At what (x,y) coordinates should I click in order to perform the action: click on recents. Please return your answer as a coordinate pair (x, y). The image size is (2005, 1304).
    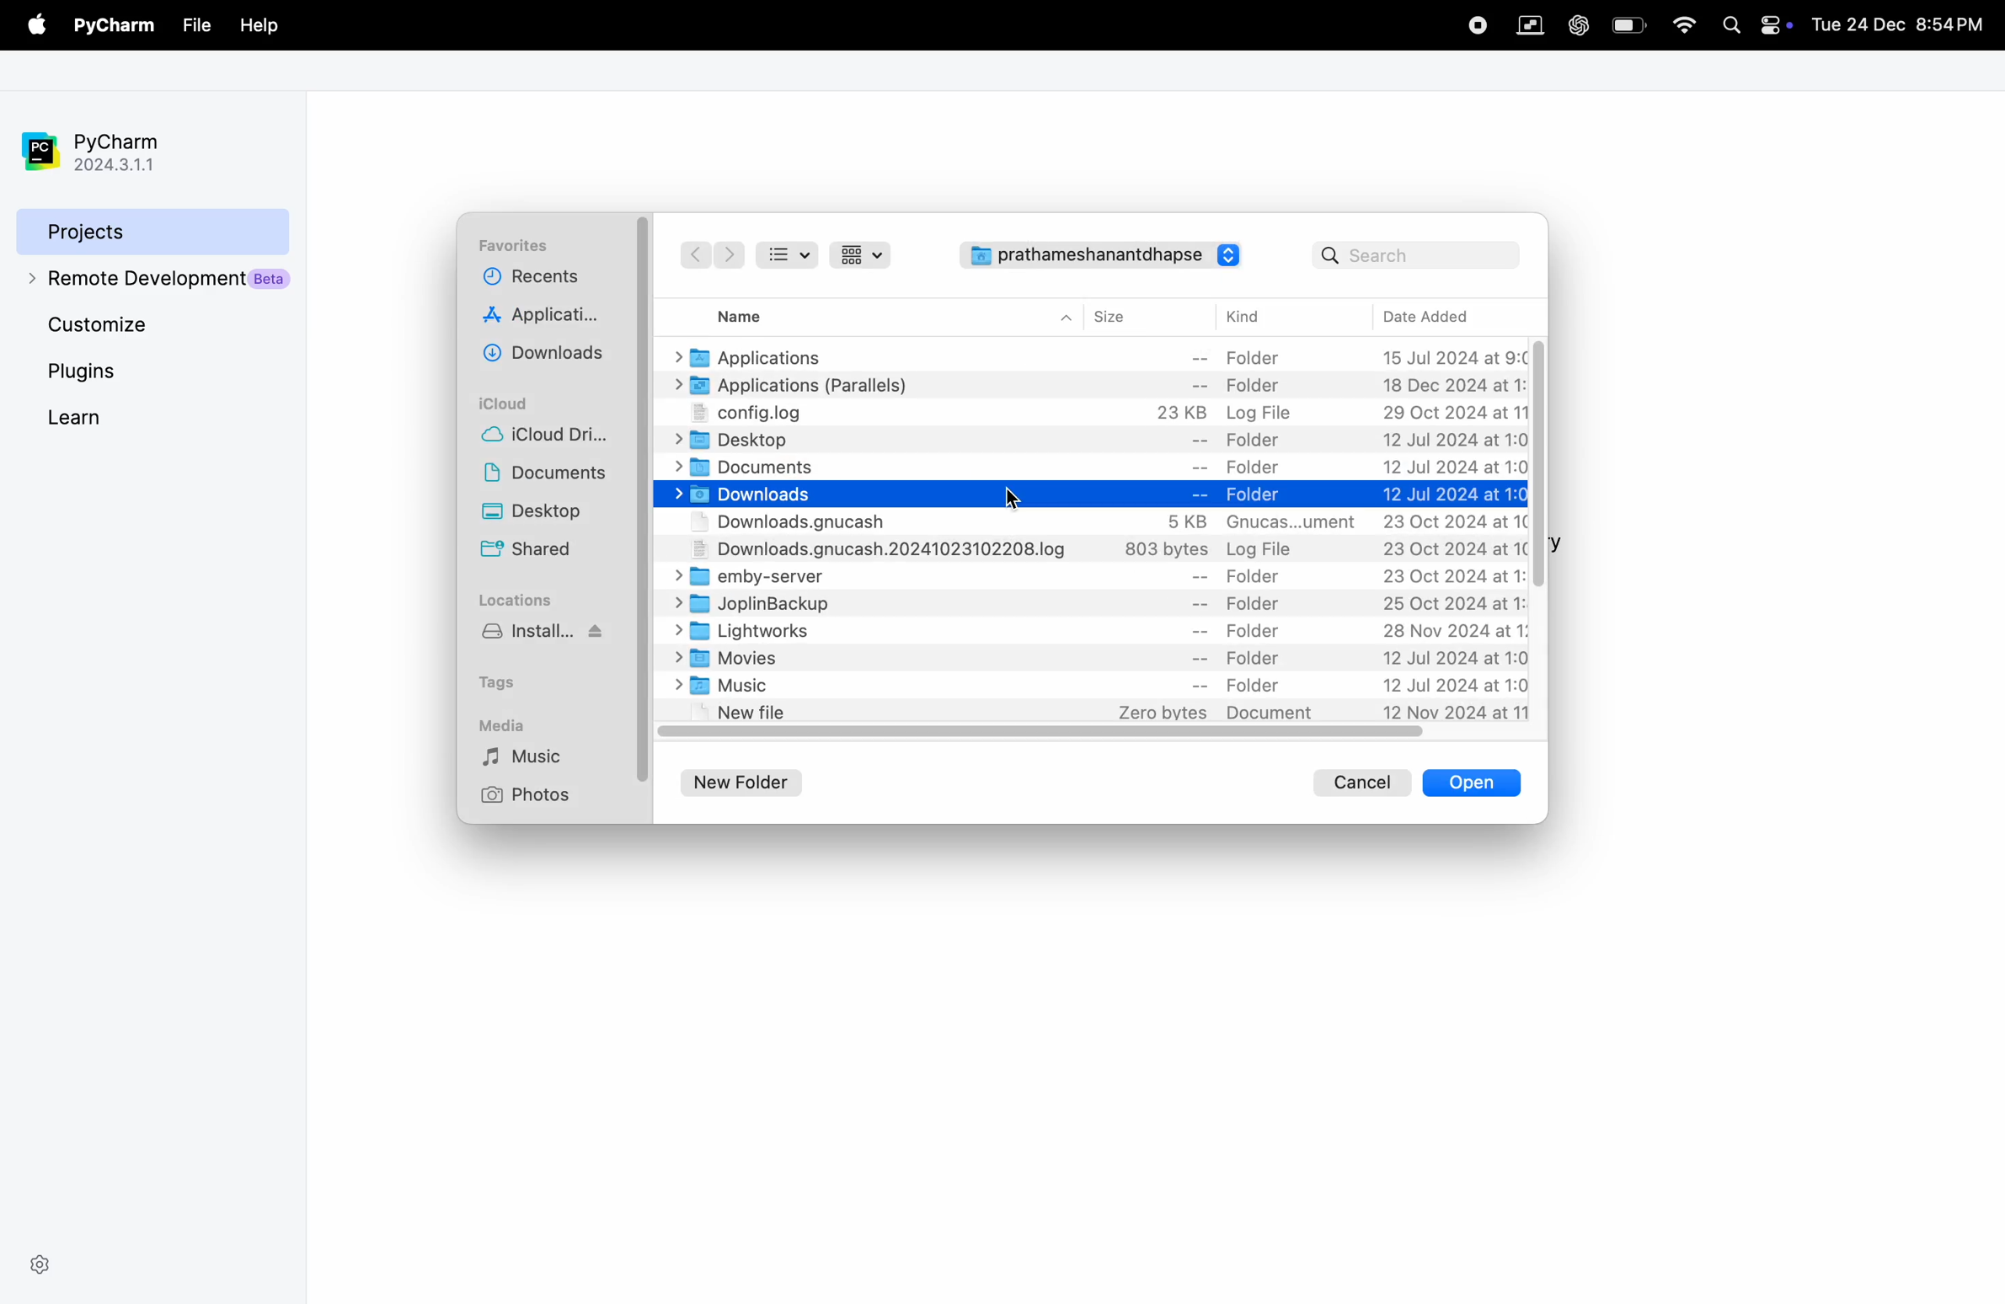
    Looking at the image, I should click on (528, 281).